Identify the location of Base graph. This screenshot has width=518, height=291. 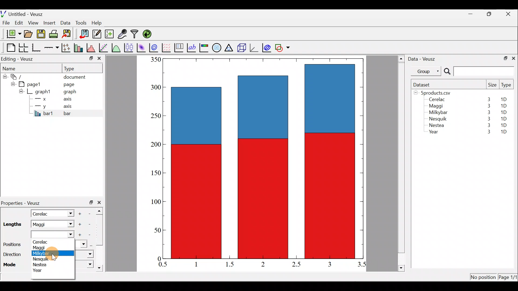
(37, 48).